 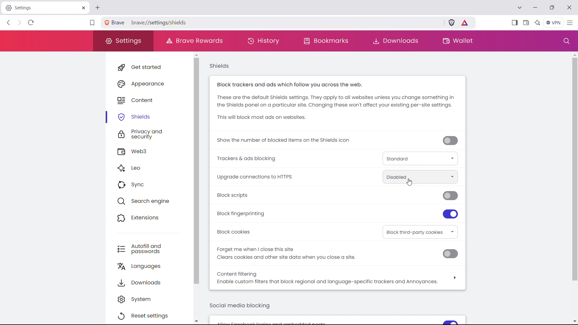 I want to click on downloads, so click(x=152, y=282).